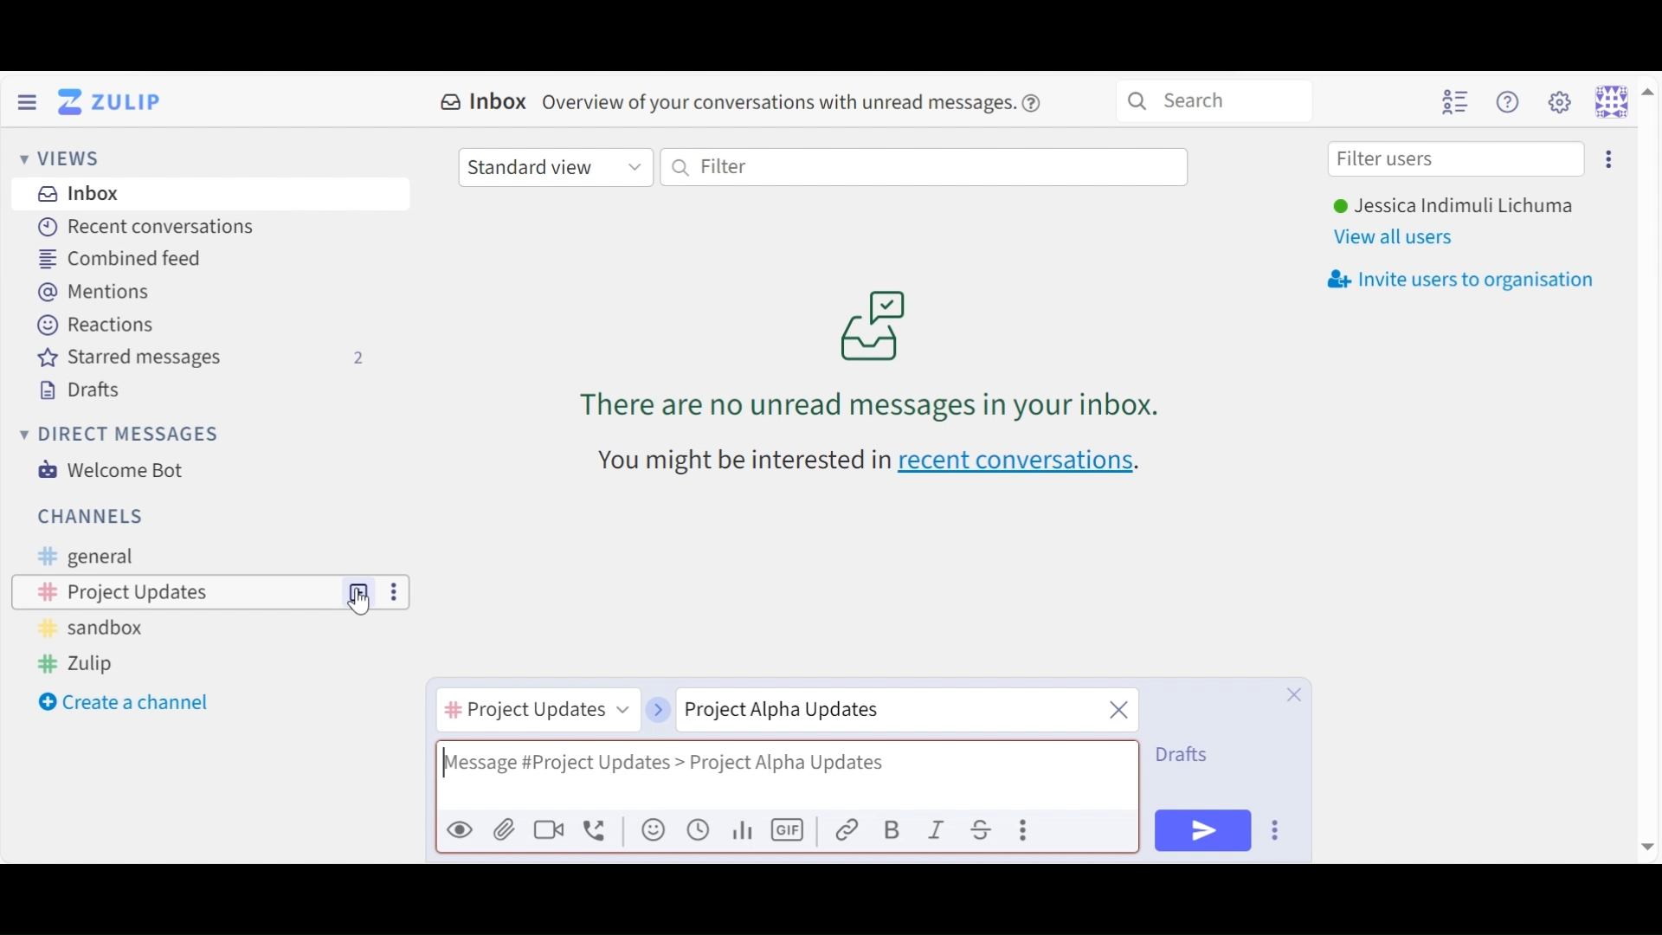 The height and width of the screenshot is (935, 1662). Describe the element at coordinates (892, 829) in the screenshot. I see `Bold` at that location.